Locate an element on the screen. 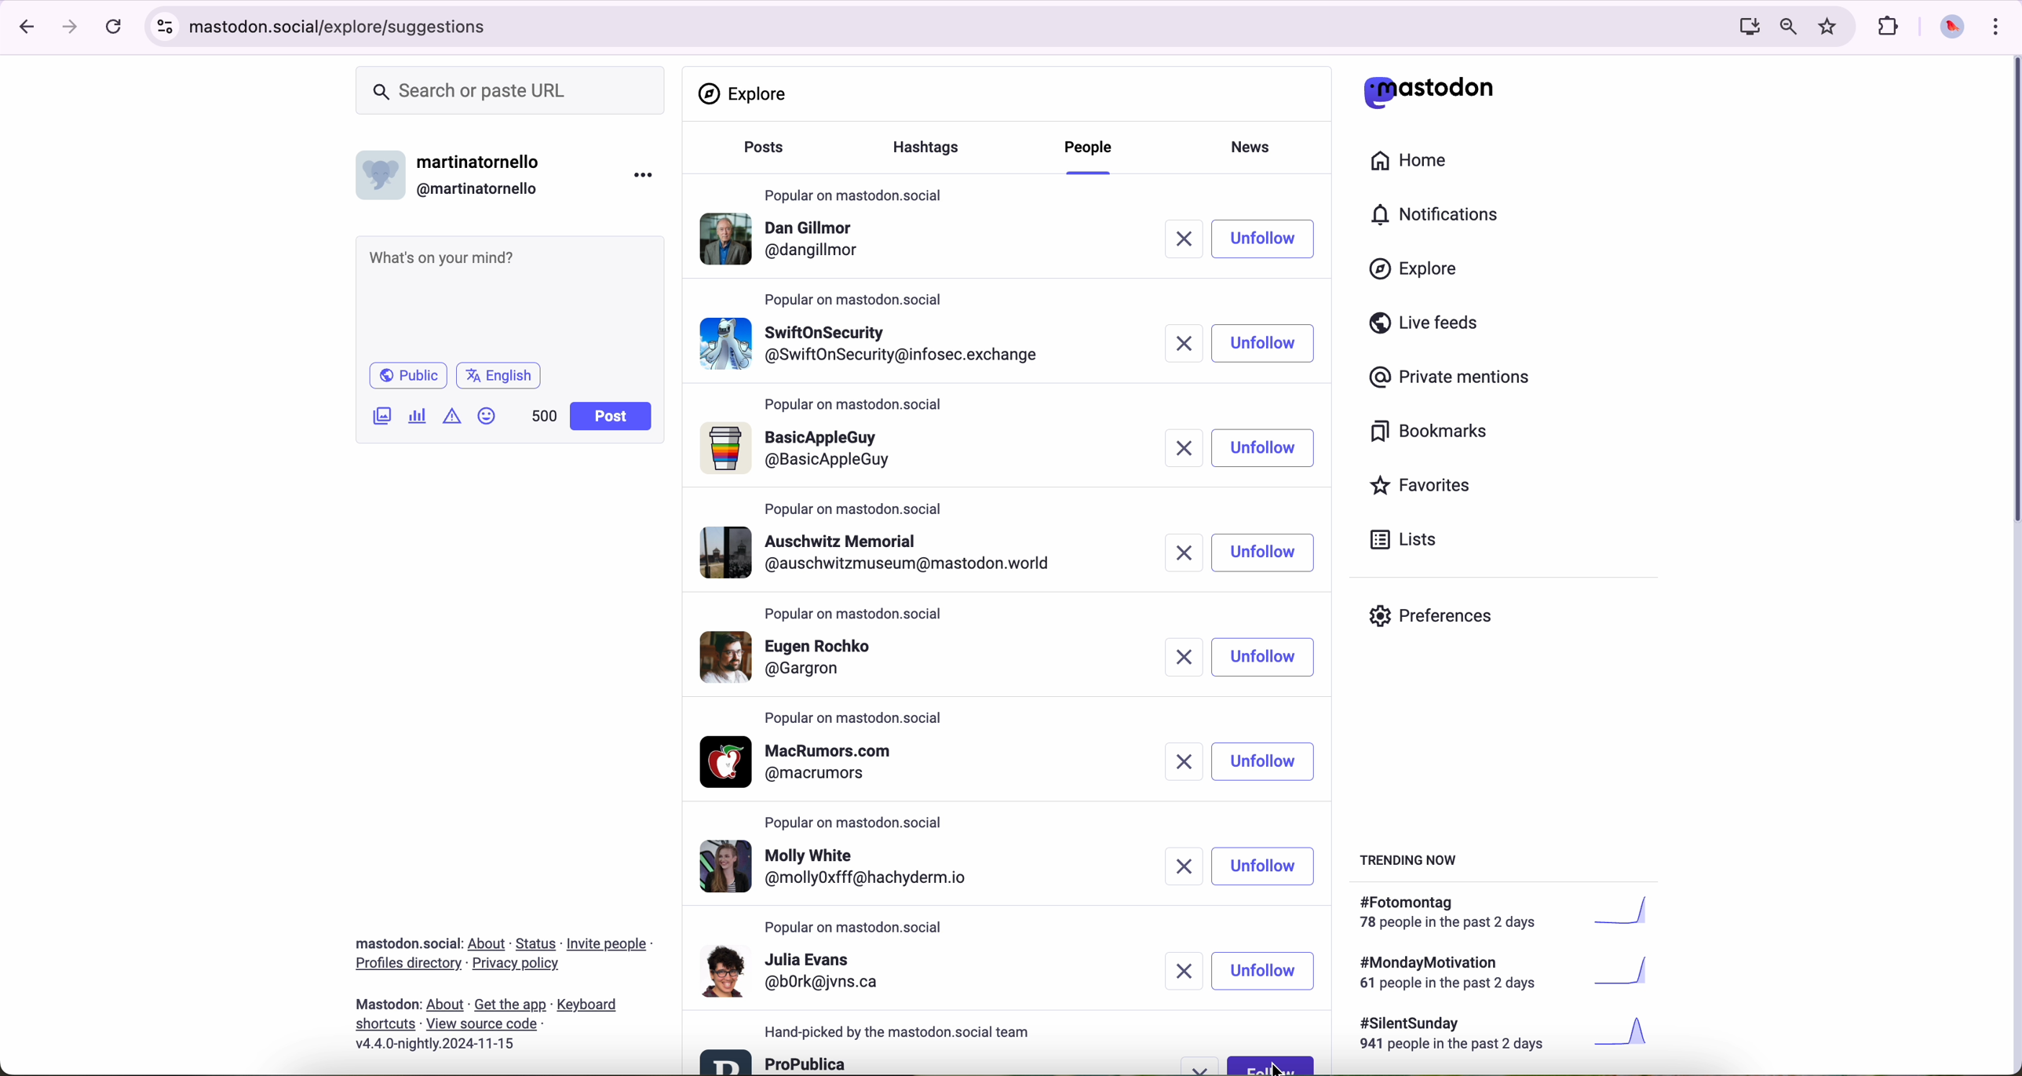 The image size is (2022, 1076). unfollow is located at coordinates (1266, 762).